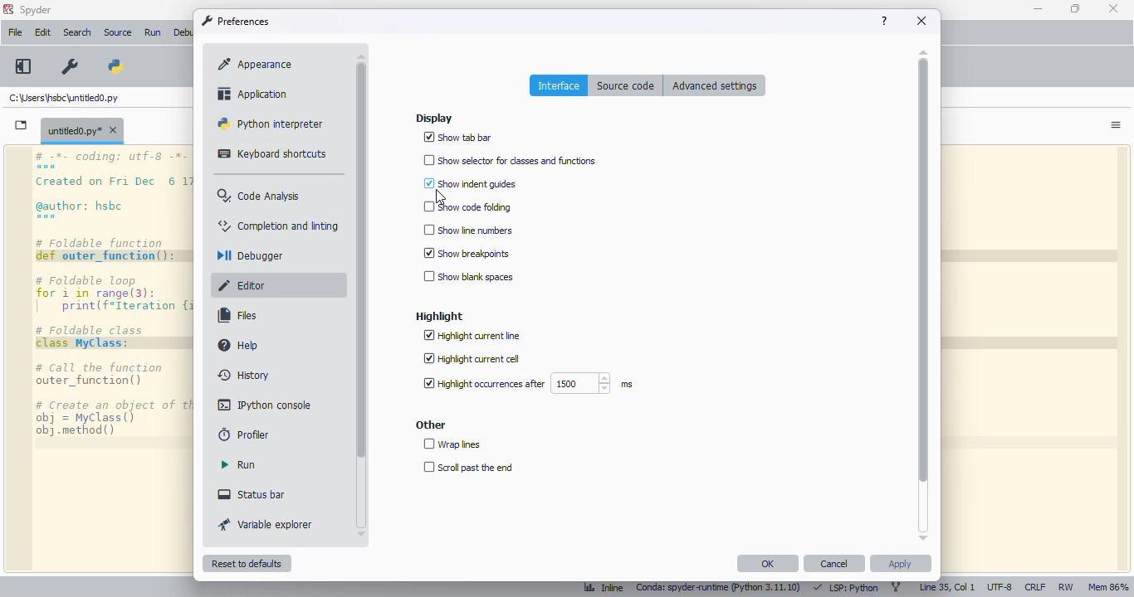 The width and height of the screenshot is (1134, 597). What do you see at coordinates (246, 563) in the screenshot?
I see `reset to defaults` at bounding box center [246, 563].